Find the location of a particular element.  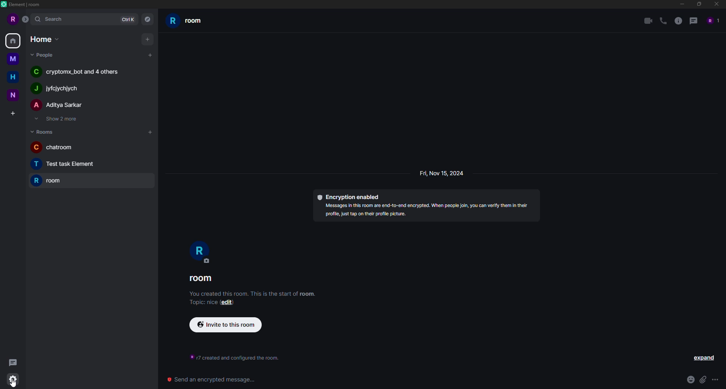

threads is located at coordinates (12, 361).